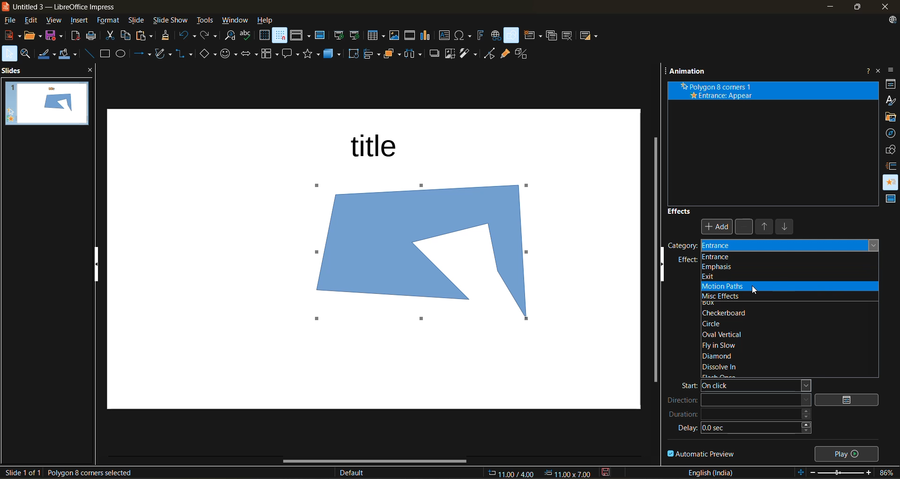 Image resolution: width=900 pixels, height=479 pixels. What do you see at coordinates (889, 148) in the screenshot?
I see `shapes` at bounding box center [889, 148].